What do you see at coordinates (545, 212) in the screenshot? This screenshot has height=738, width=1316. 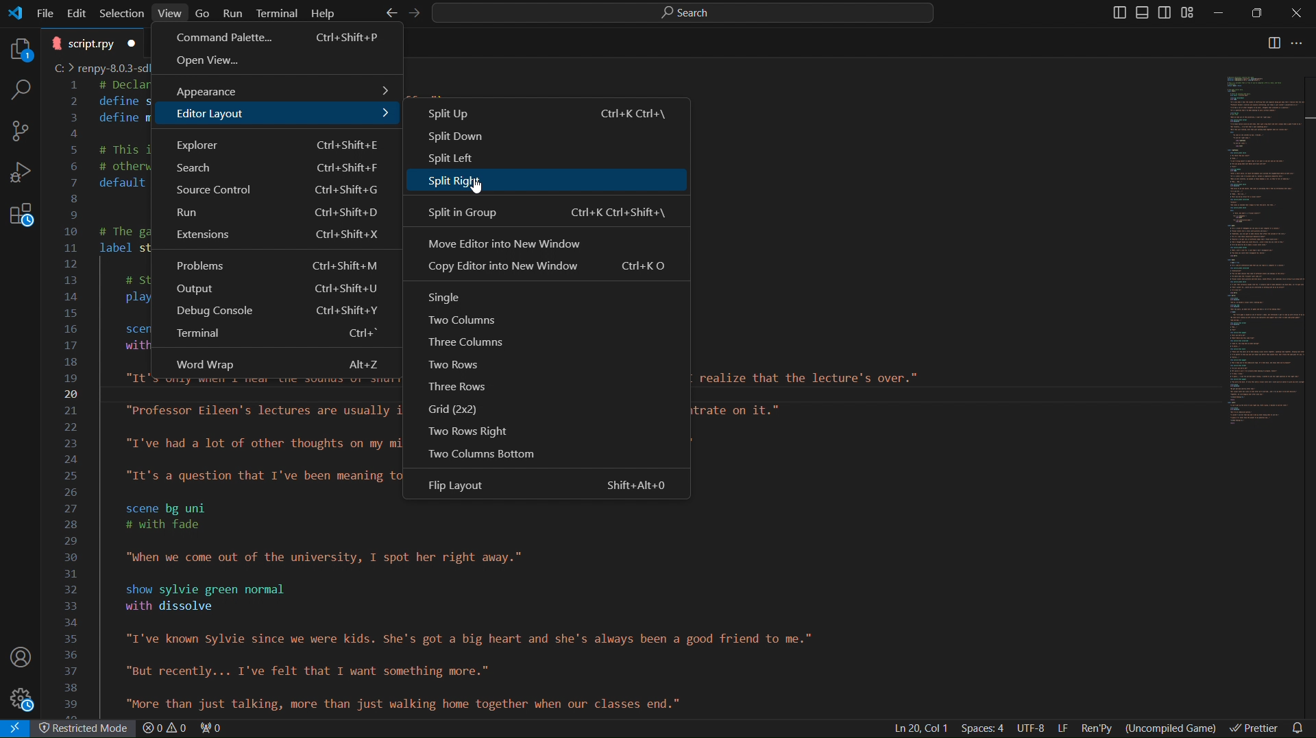 I see `Split in Group   ctrl+K ctrl+shift+\` at bounding box center [545, 212].